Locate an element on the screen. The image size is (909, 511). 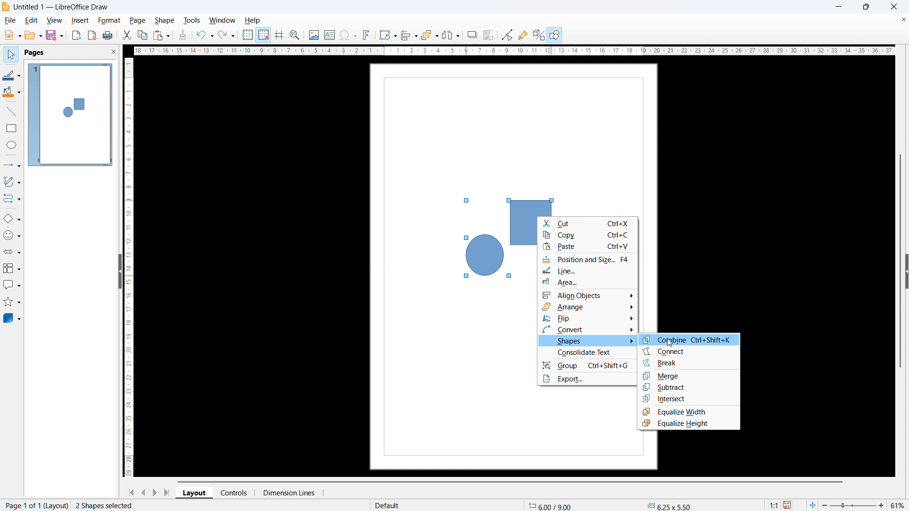
file is located at coordinates (11, 21).